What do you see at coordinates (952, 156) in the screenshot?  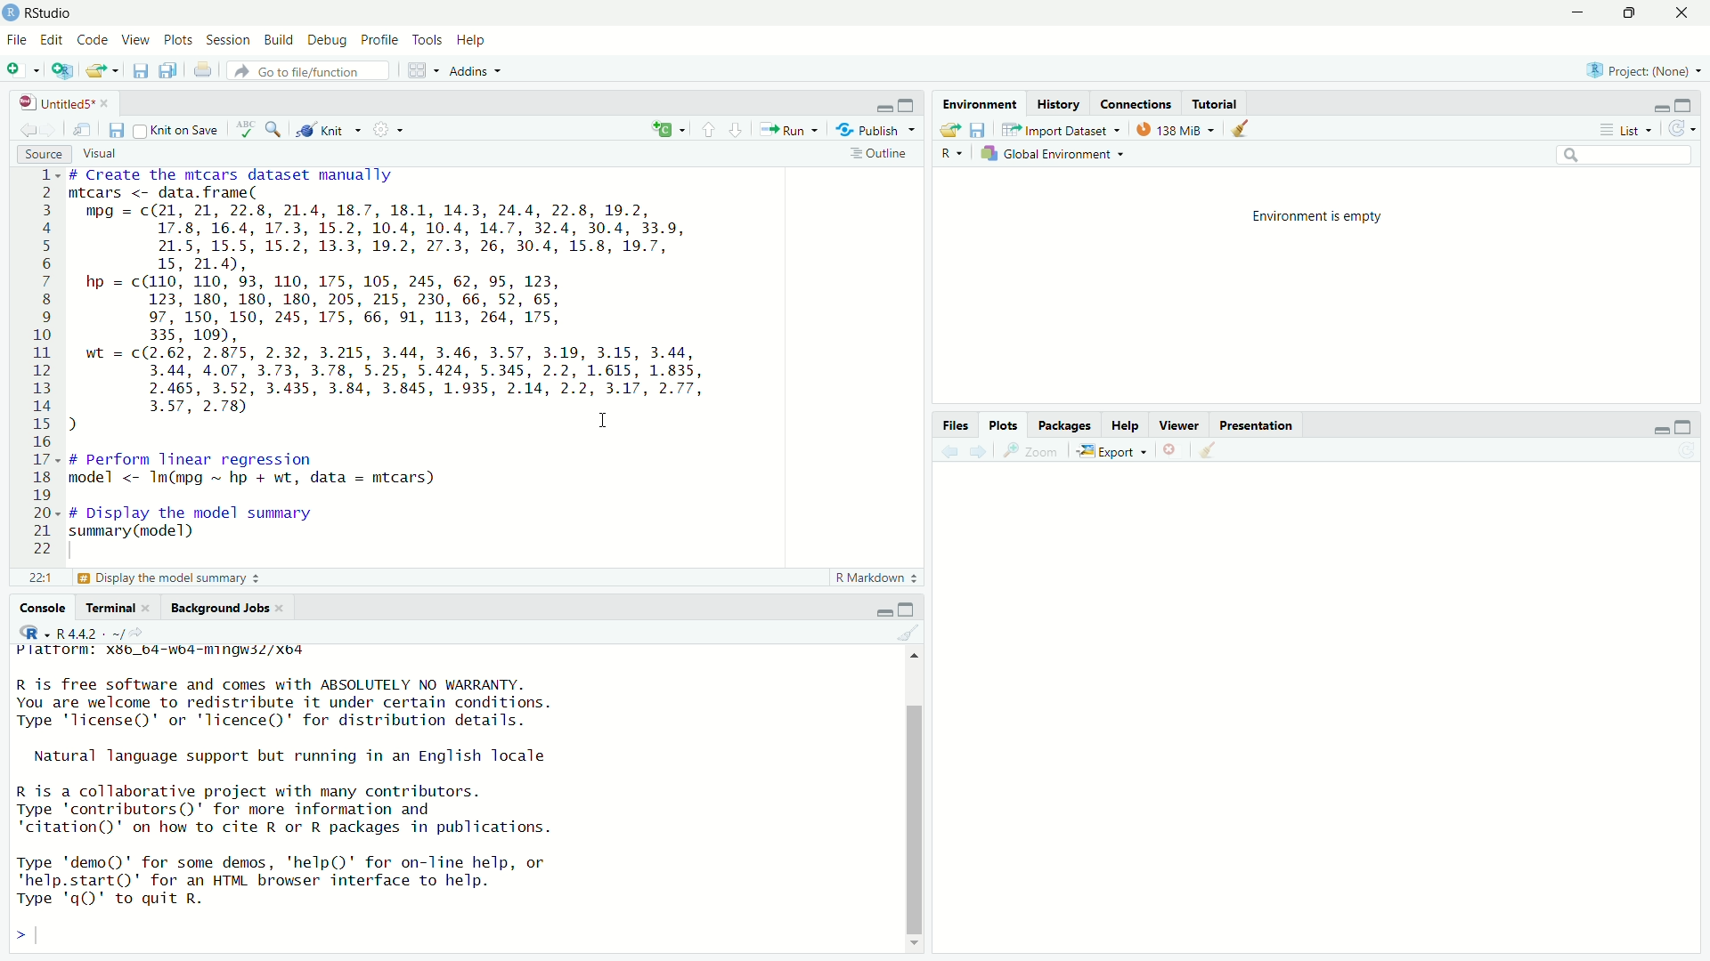 I see `R` at bounding box center [952, 156].